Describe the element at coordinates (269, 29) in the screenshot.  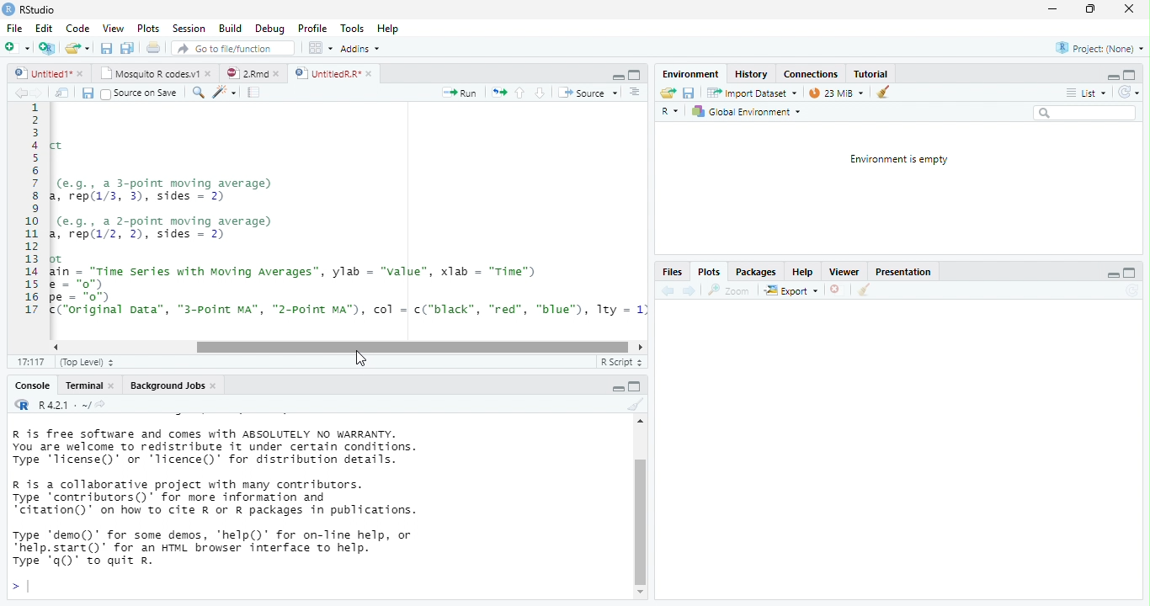
I see `Debug` at that location.